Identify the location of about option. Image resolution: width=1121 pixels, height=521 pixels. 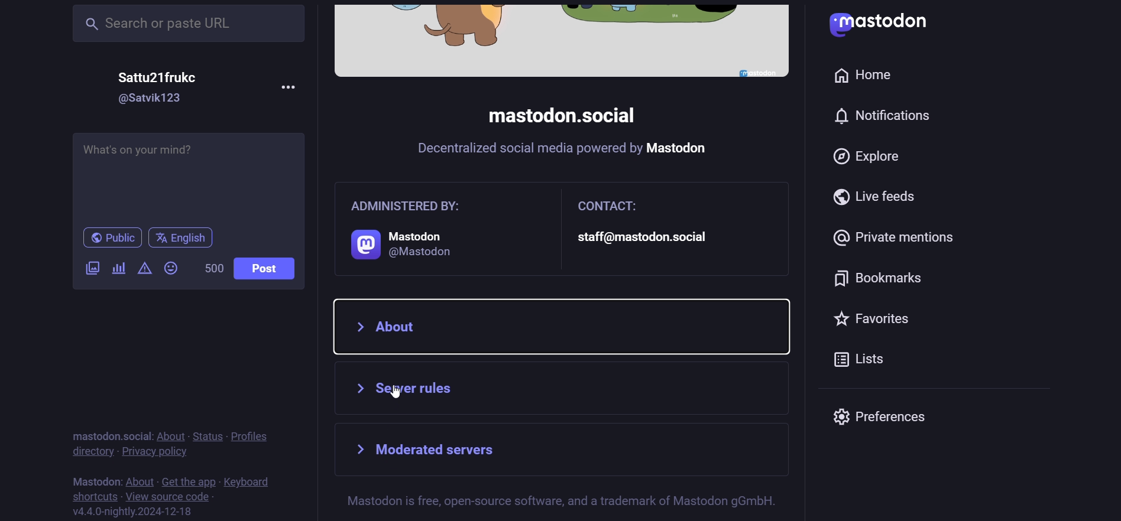
(564, 325).